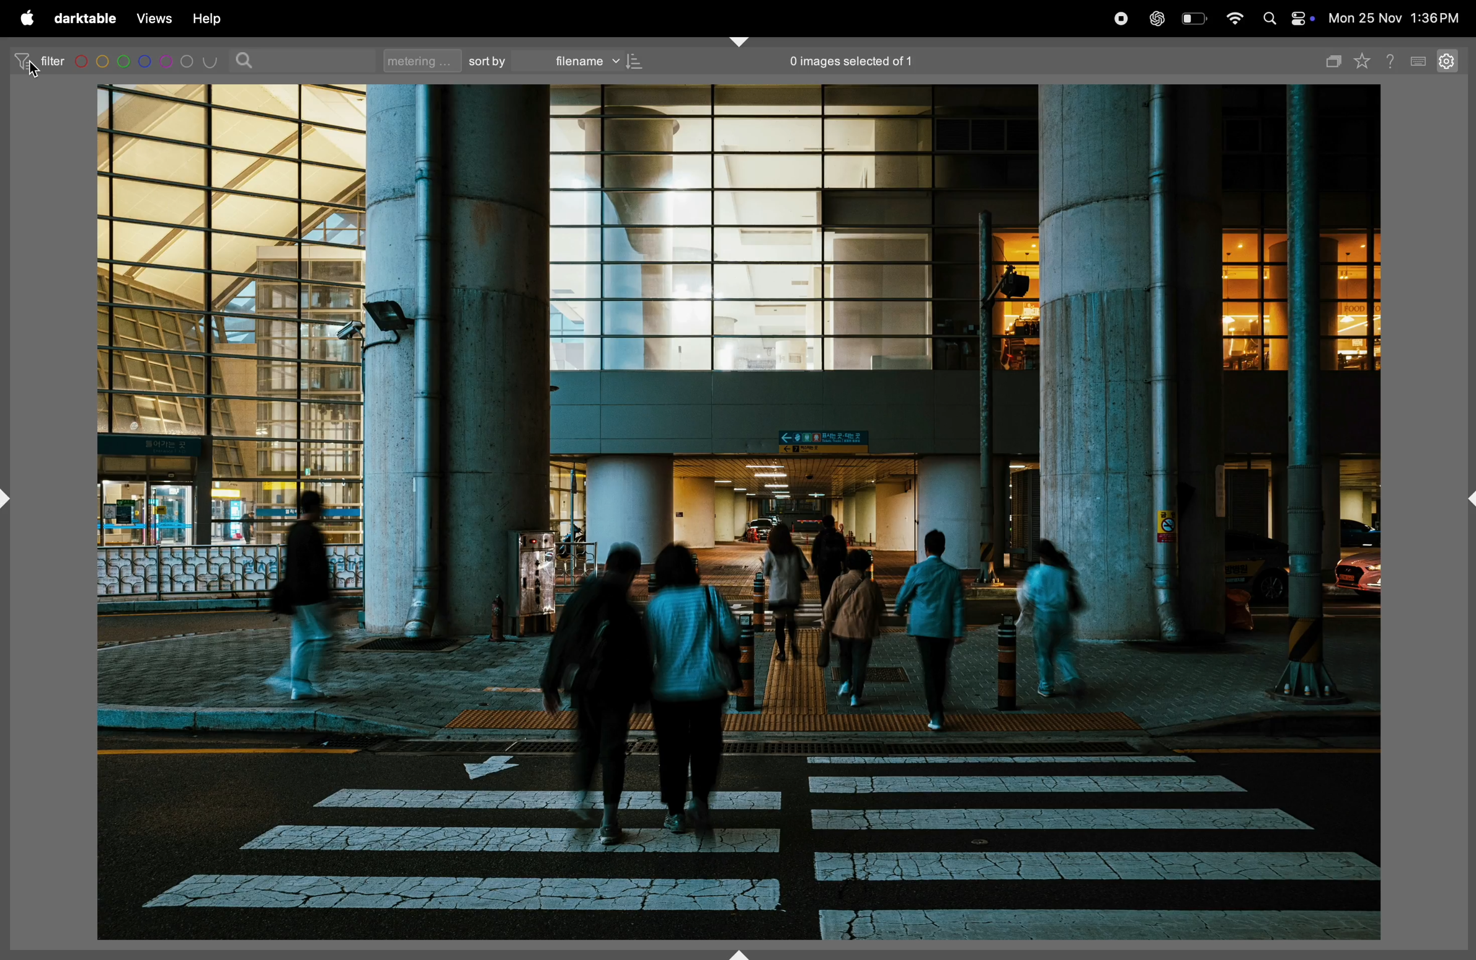  I want to click on apple widgets, so click(1301, 19).